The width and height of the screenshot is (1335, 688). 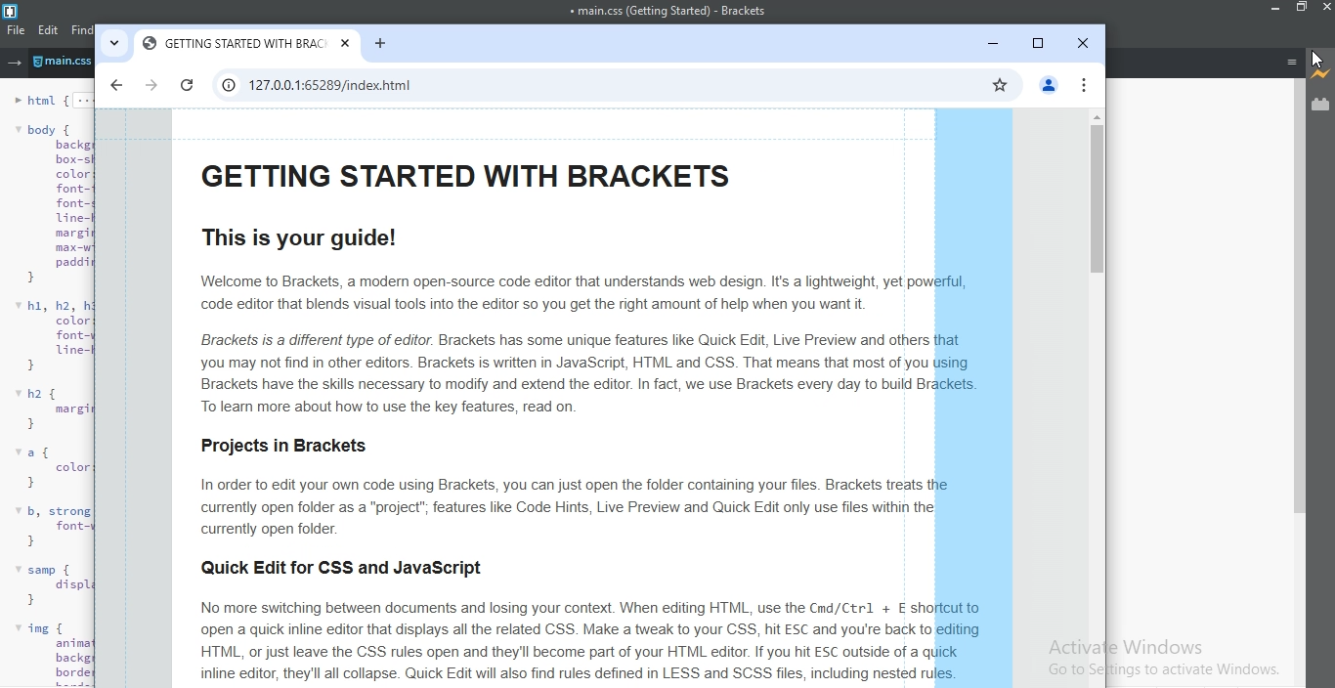 What do you see at coordinates (13, 9) in the screenshot?
I see `logo` at bounding box center [13, 9].